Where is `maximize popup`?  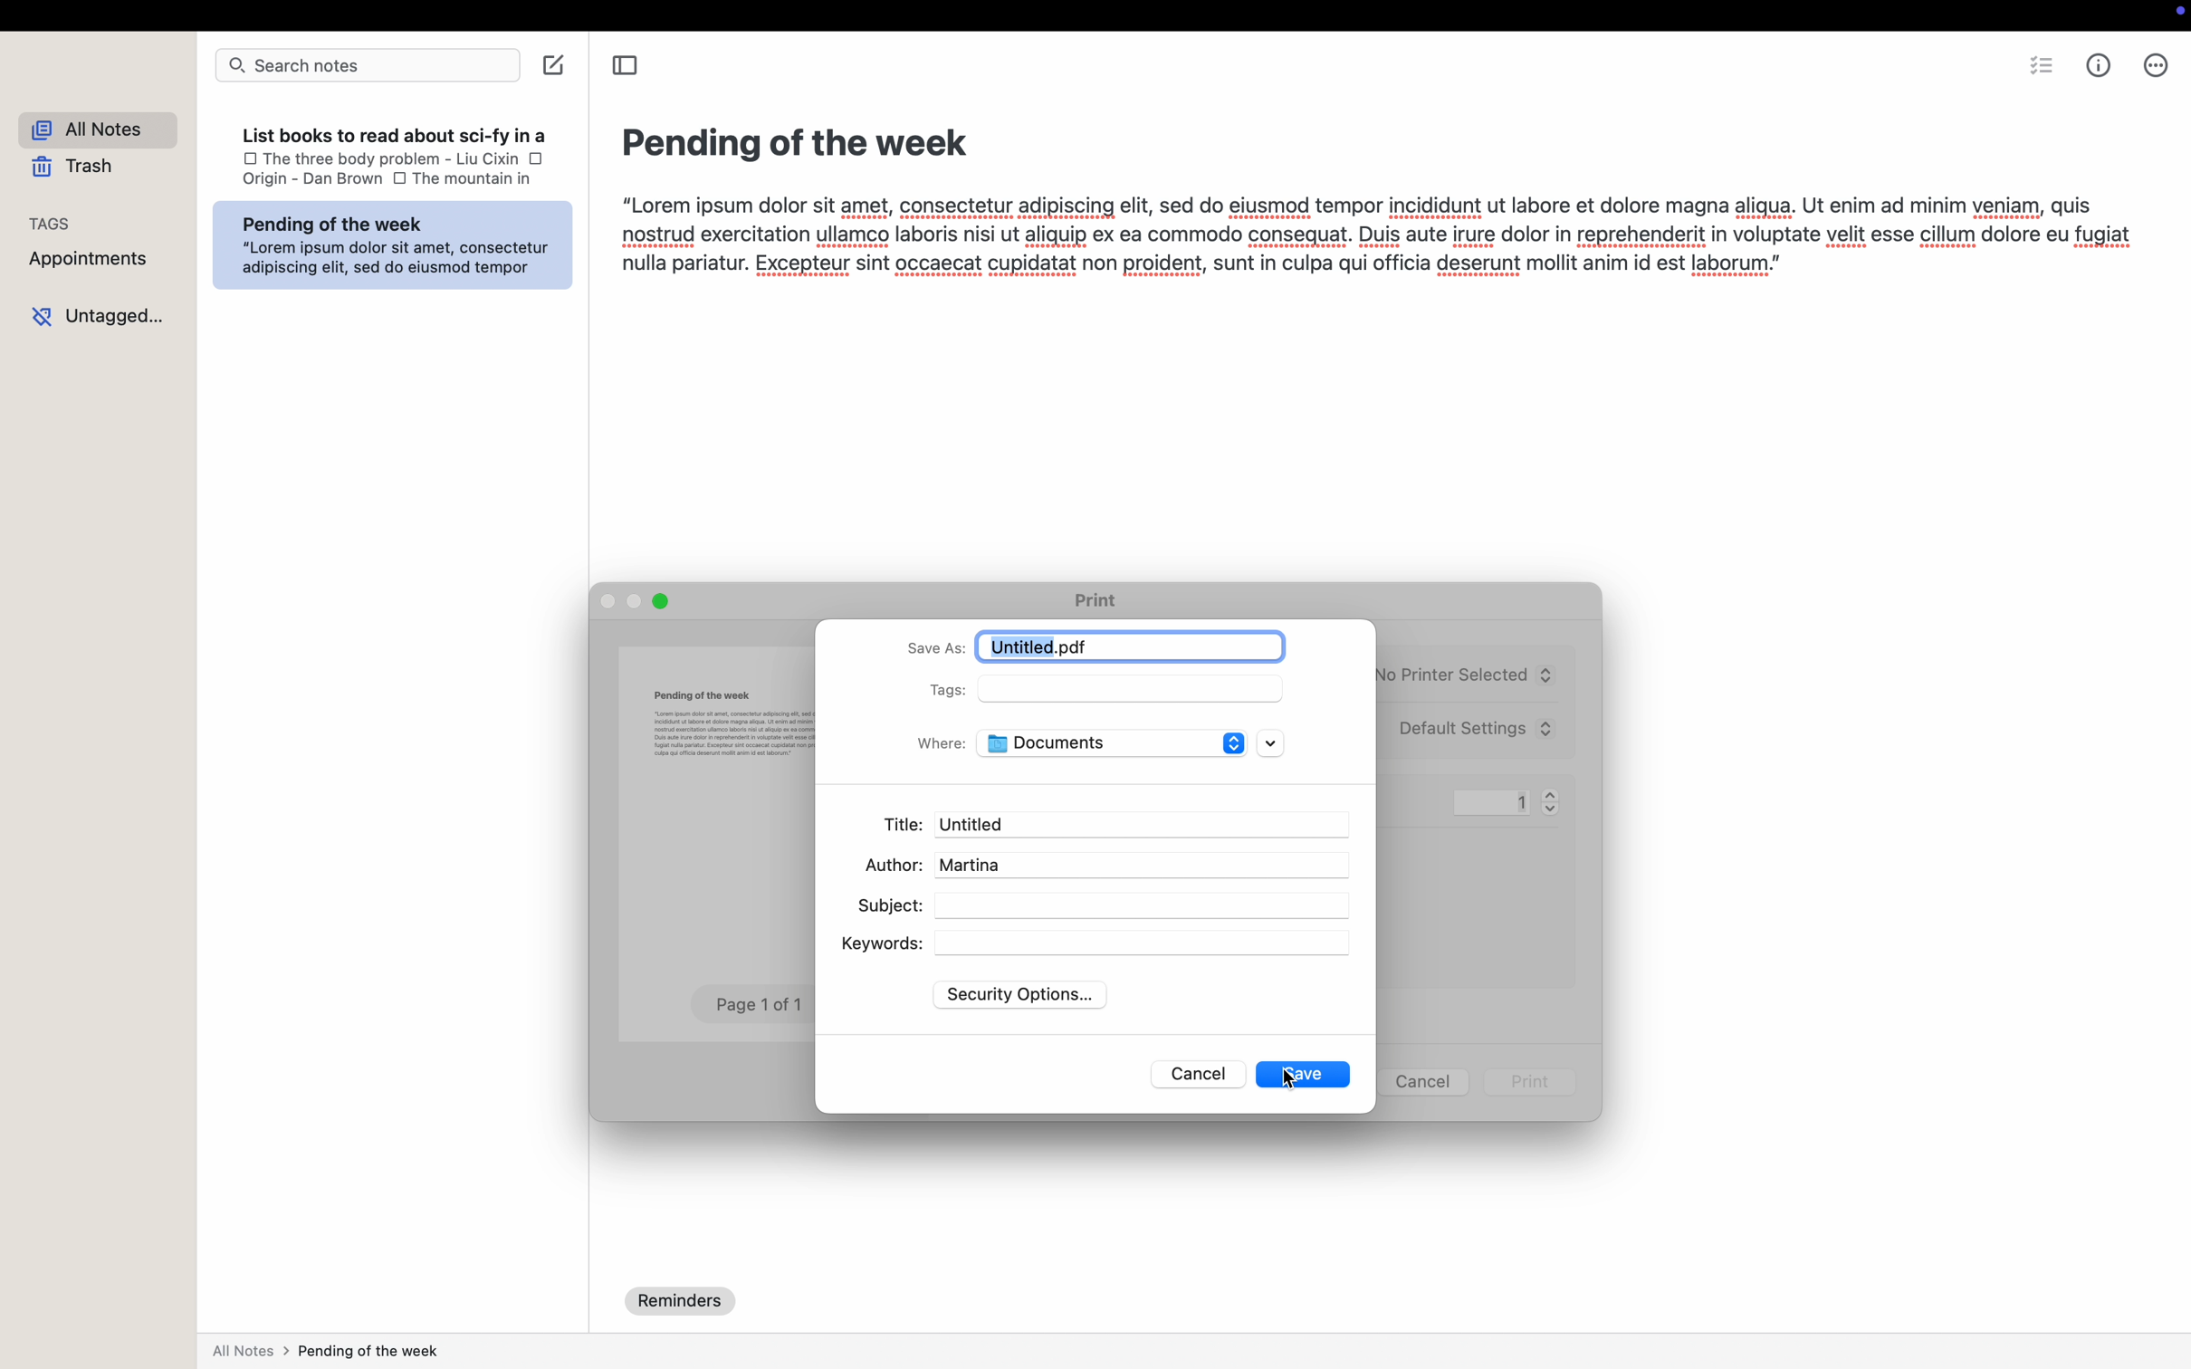
maximize popup is located at coordinates (665, 602).